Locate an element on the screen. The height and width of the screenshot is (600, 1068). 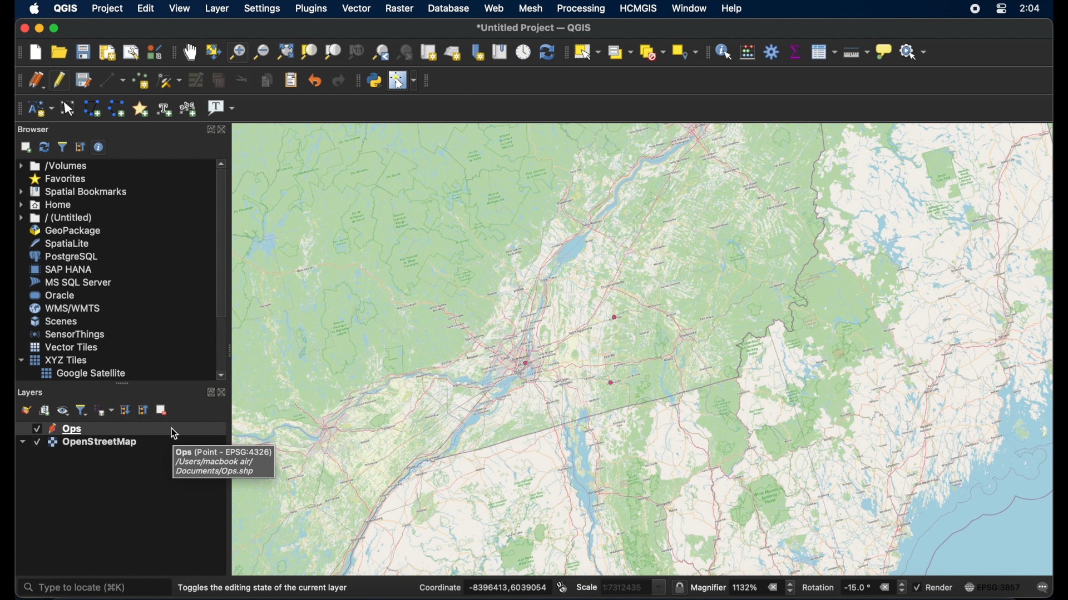
render is located at coordinates (935, 586).